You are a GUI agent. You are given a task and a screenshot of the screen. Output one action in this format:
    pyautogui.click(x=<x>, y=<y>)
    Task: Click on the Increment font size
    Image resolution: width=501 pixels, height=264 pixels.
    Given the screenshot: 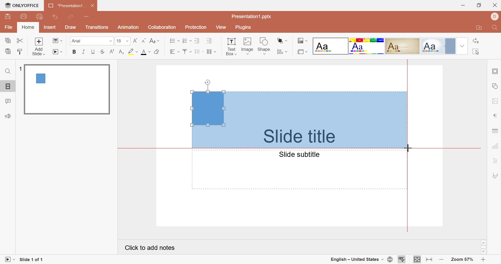 What is the action you would take?
    pyautogui.click(x=135, y=41)
    